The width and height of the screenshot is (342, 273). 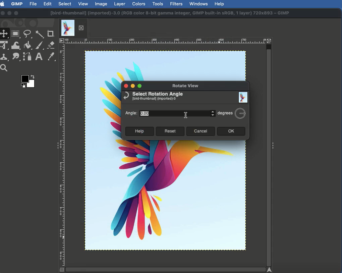 I want to click on text cursor, so click(x=186, y=117).